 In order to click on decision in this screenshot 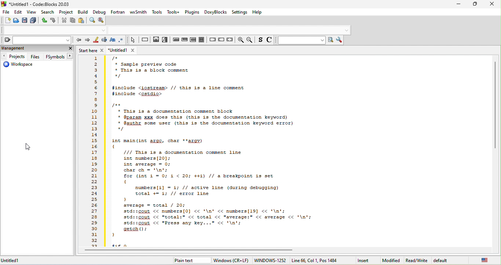, I will do `click(156, 41)`.